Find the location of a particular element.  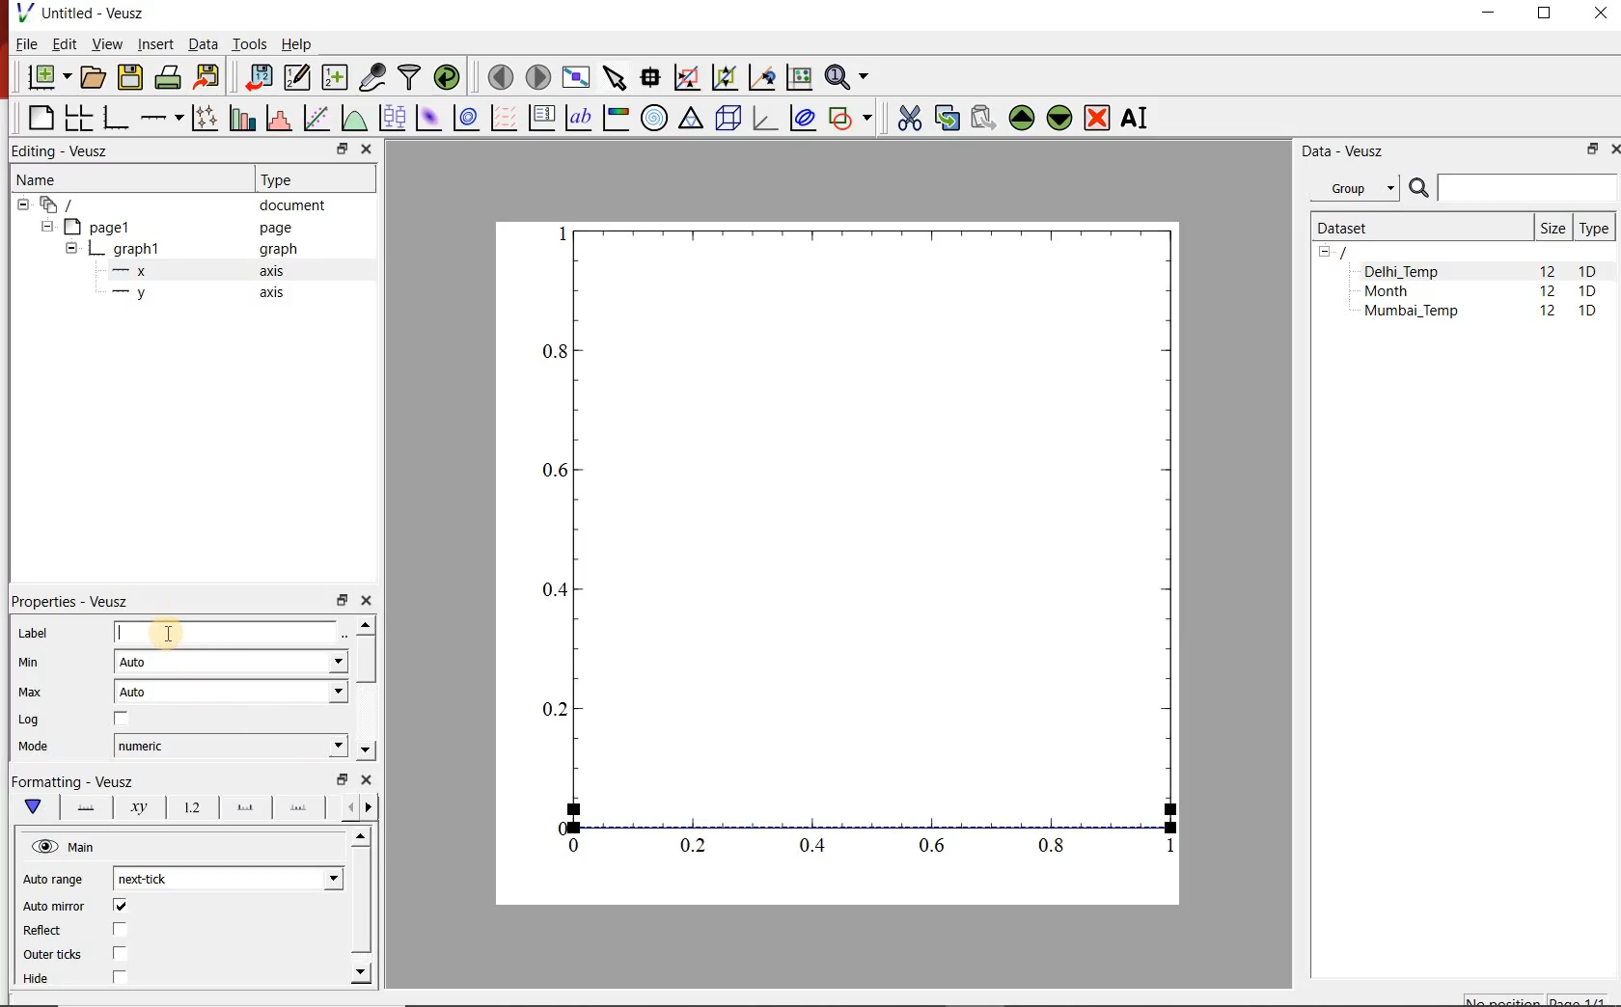

check/uncheck is located at coordinates (120, 906).